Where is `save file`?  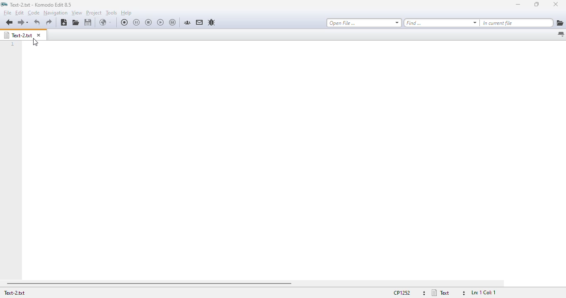
save file is located at coordinates (88, 22).